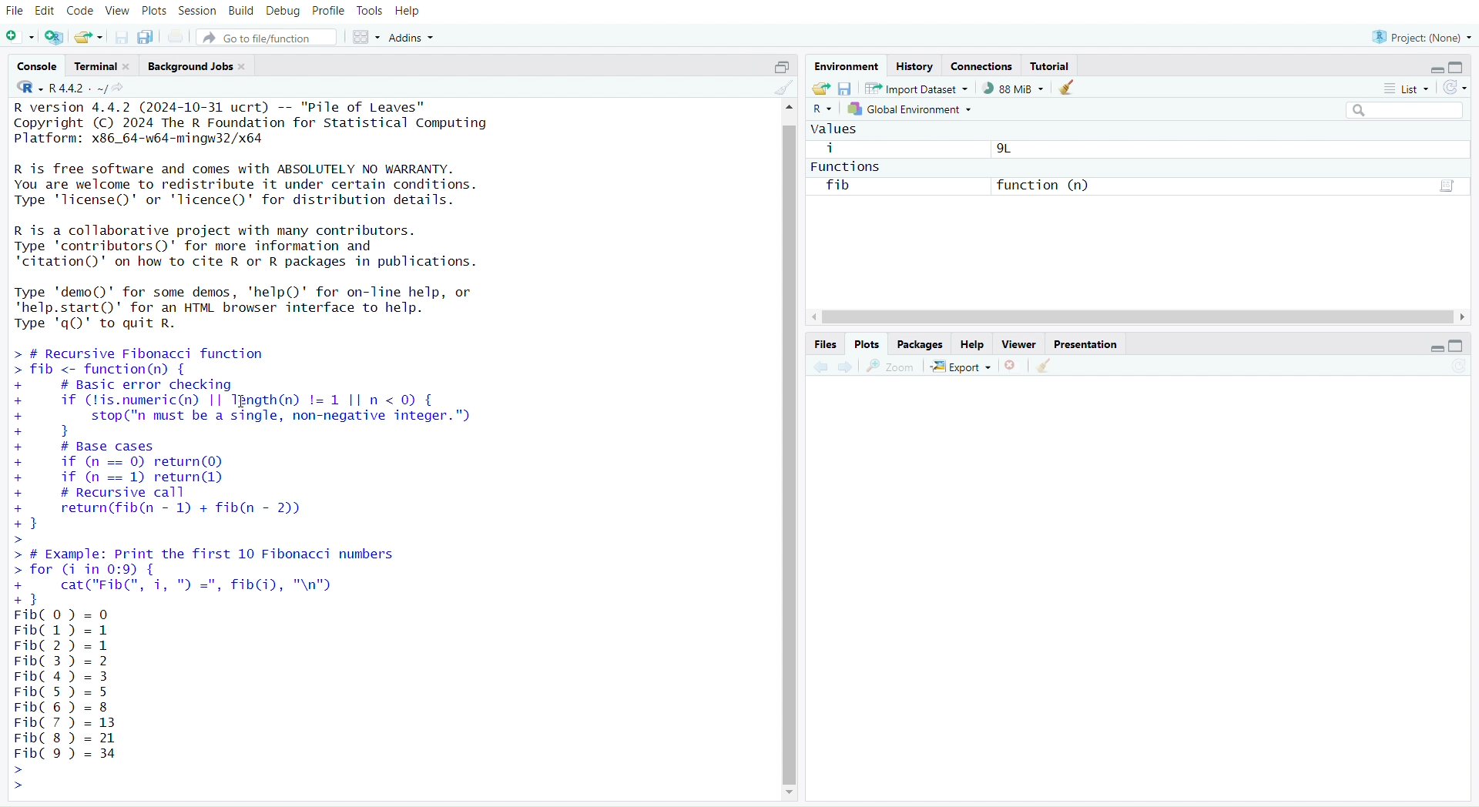 This screenshot has width=1479, height=807. I want to click on load workspace, so click(820, 88).